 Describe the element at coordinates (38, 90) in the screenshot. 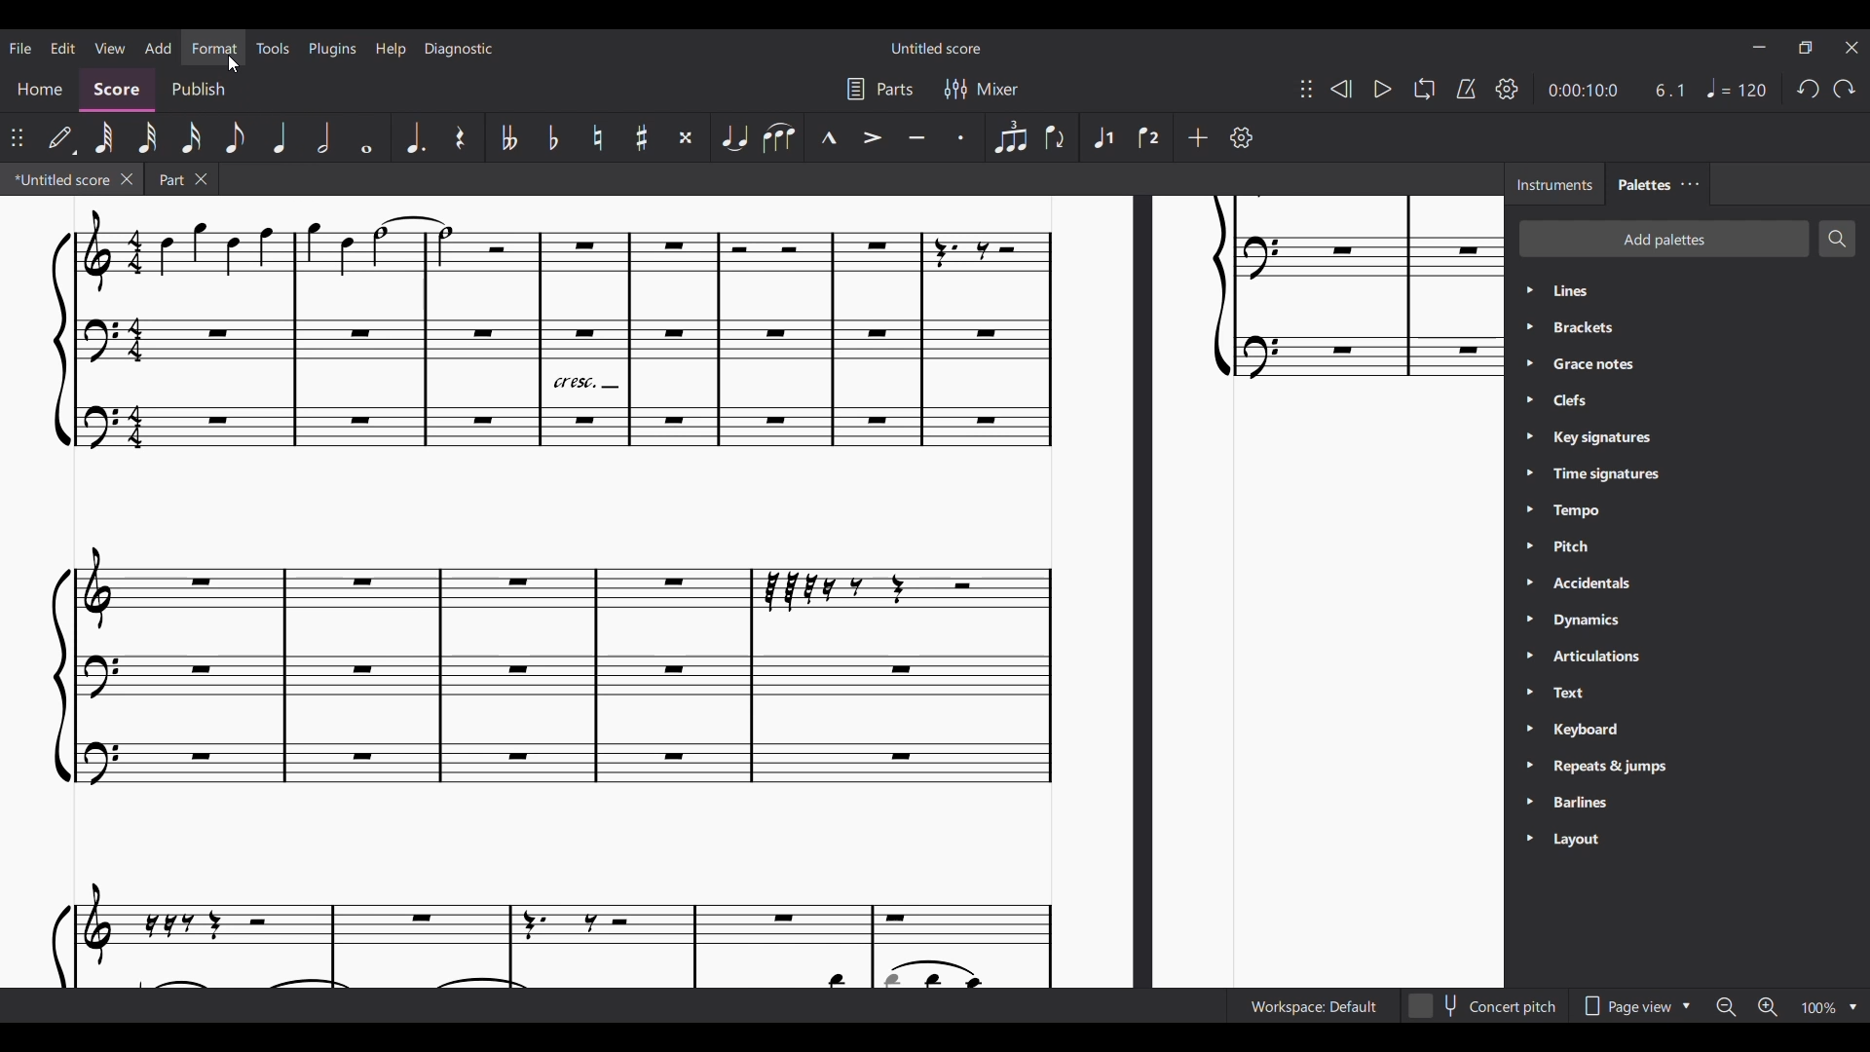

I see `Home section` at that location.